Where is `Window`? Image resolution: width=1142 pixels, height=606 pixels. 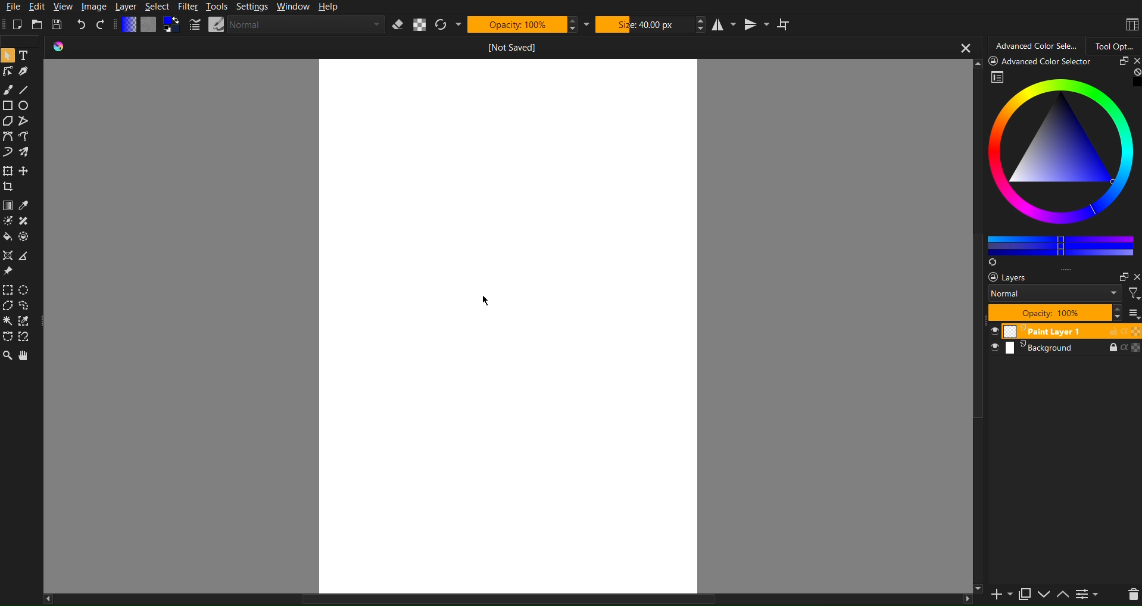
Window is located at coordinates (292, 7).